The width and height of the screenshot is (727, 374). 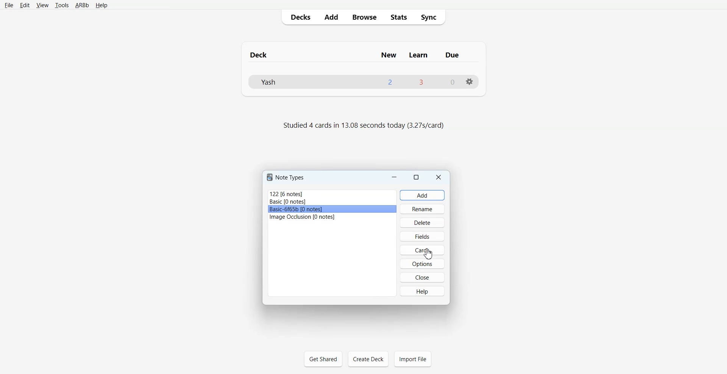 I want to click on Create Deck, so click(x=368, y=359).